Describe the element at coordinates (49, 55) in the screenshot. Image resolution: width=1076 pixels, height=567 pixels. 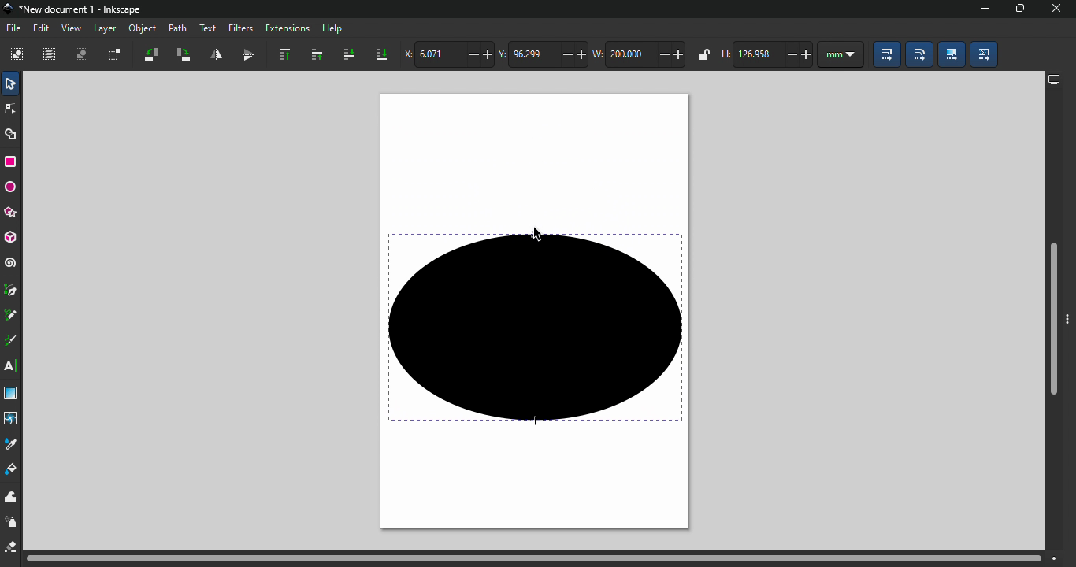
I see `Select all in all layers` at that location.